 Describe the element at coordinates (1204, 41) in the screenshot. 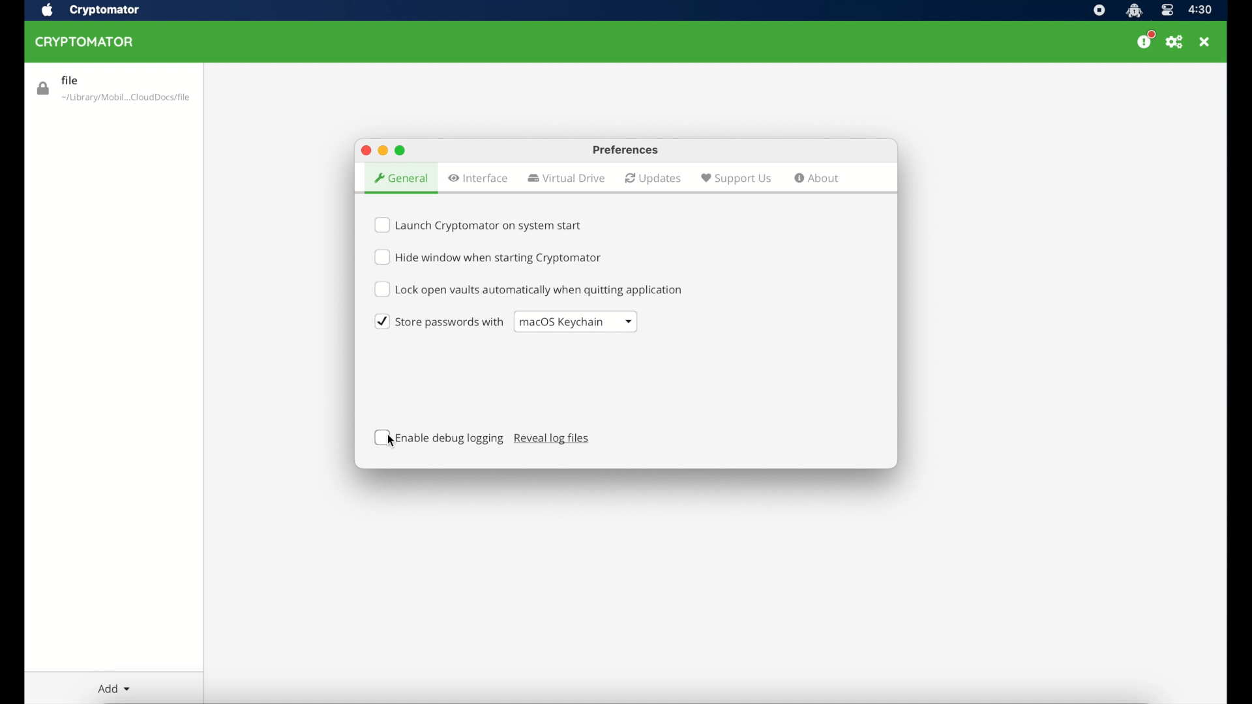

I see `close` at that location.